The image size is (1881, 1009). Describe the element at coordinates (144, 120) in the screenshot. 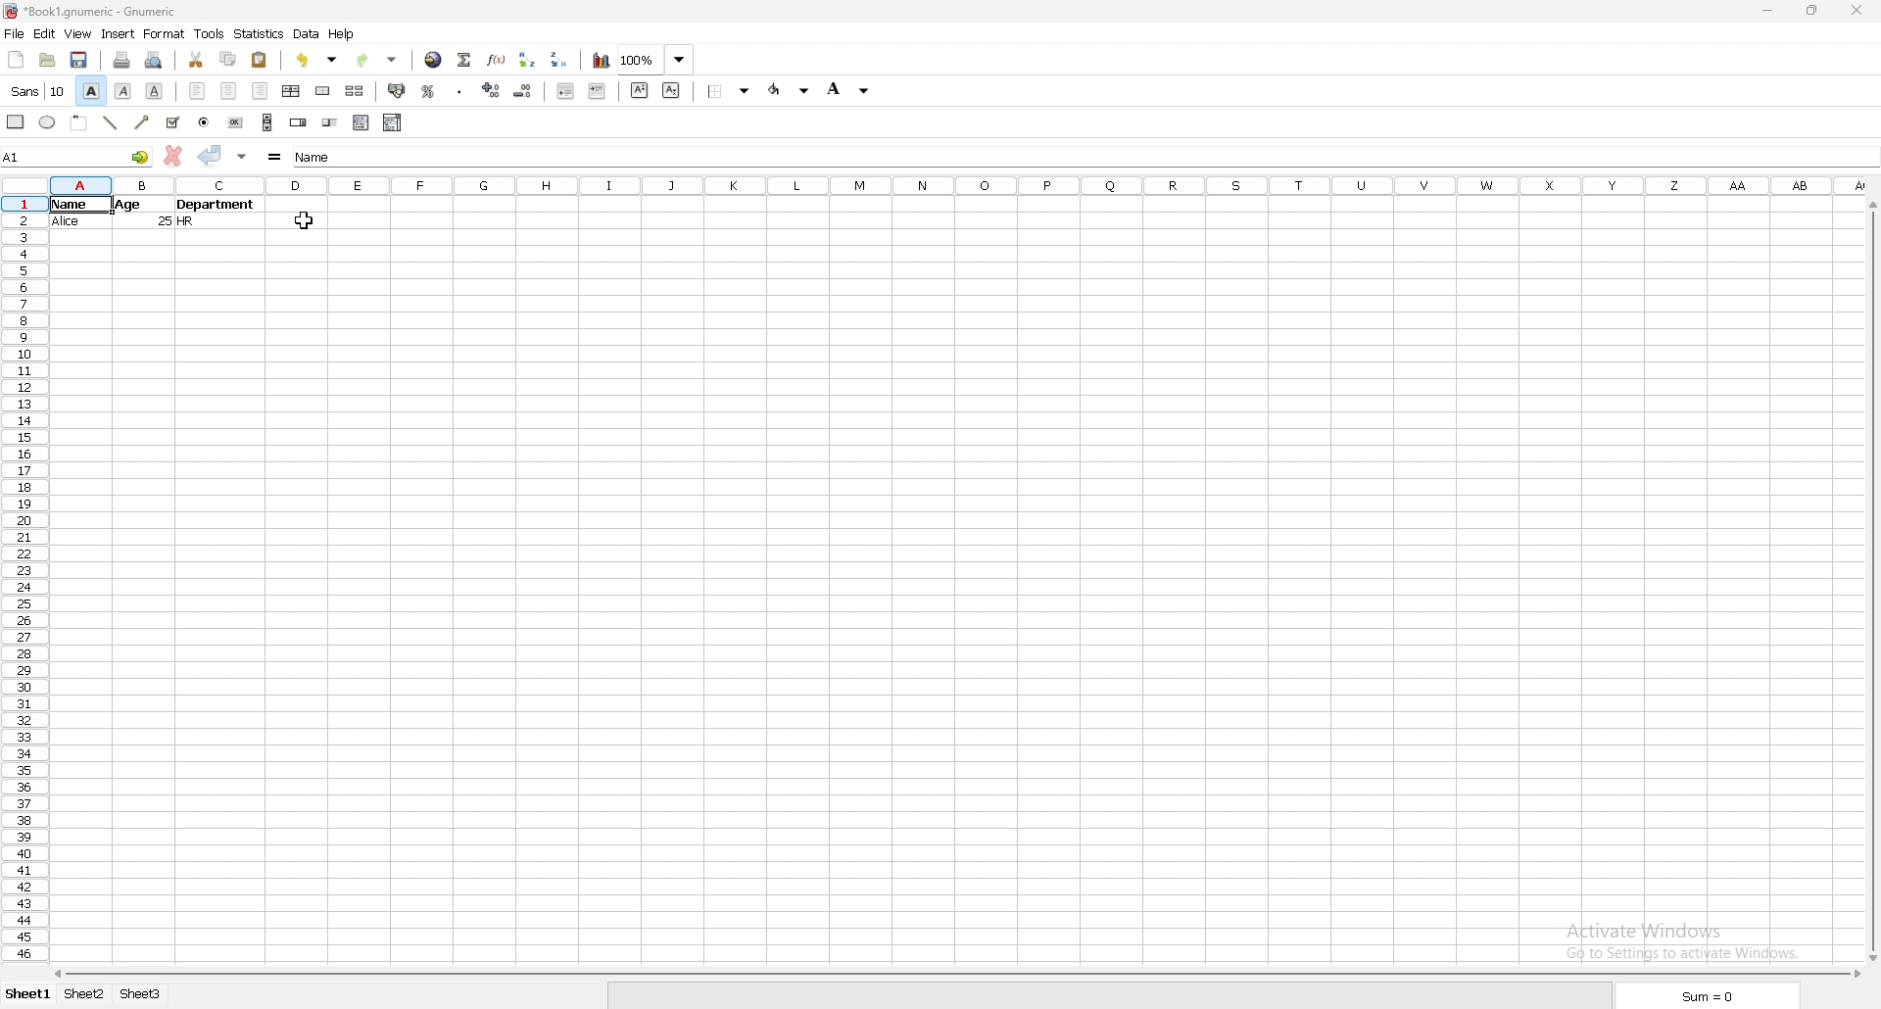

I see `arrowed line` at that location.